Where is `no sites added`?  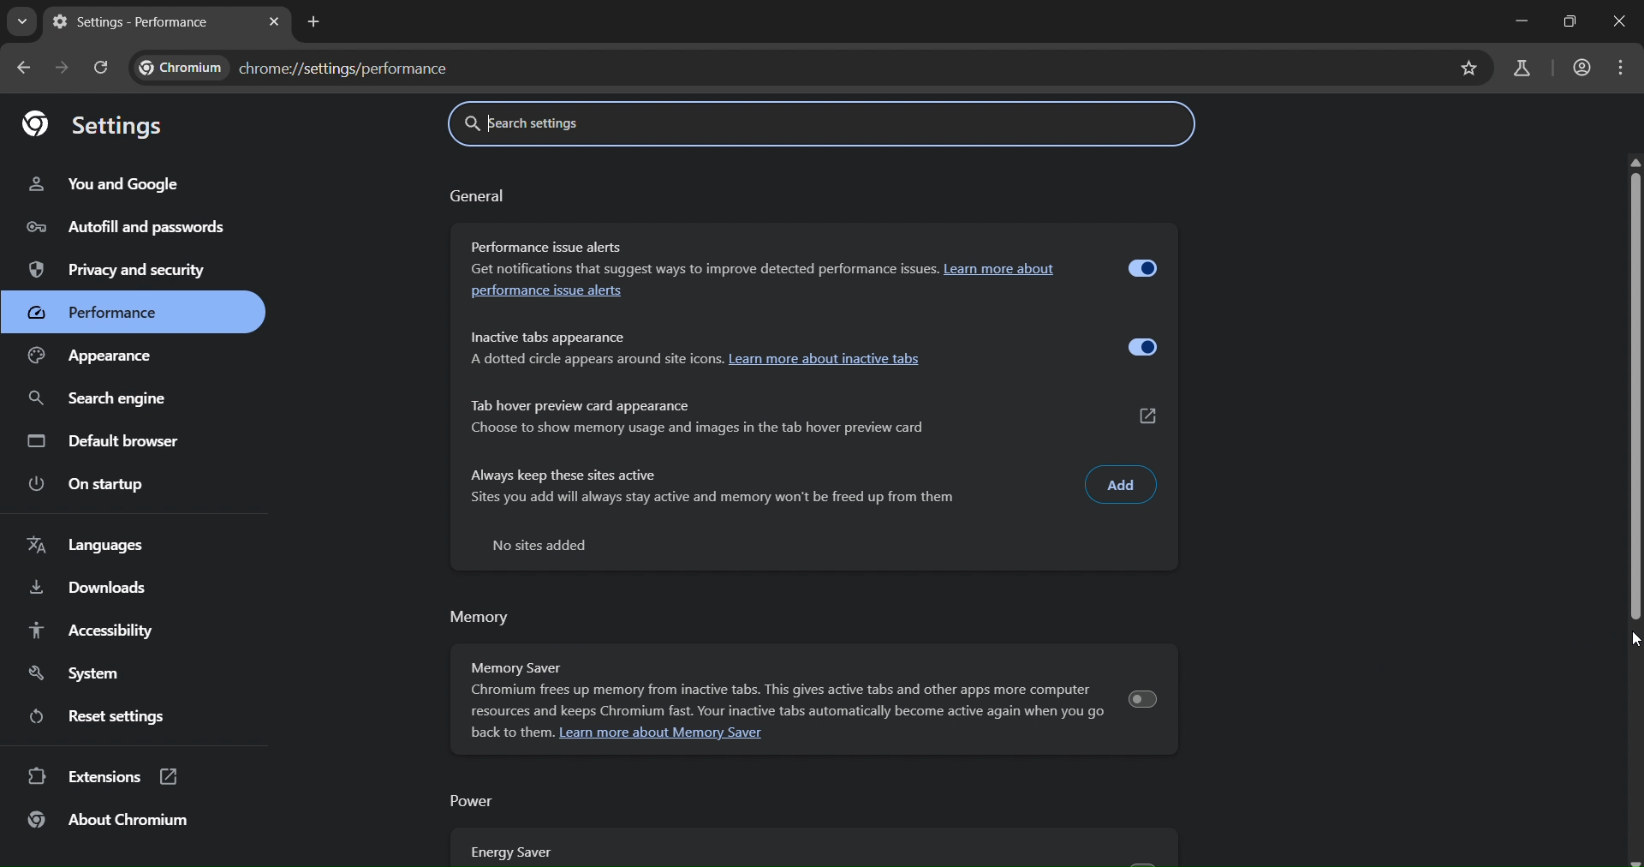 no sites added is located at coordinates (543, 547).